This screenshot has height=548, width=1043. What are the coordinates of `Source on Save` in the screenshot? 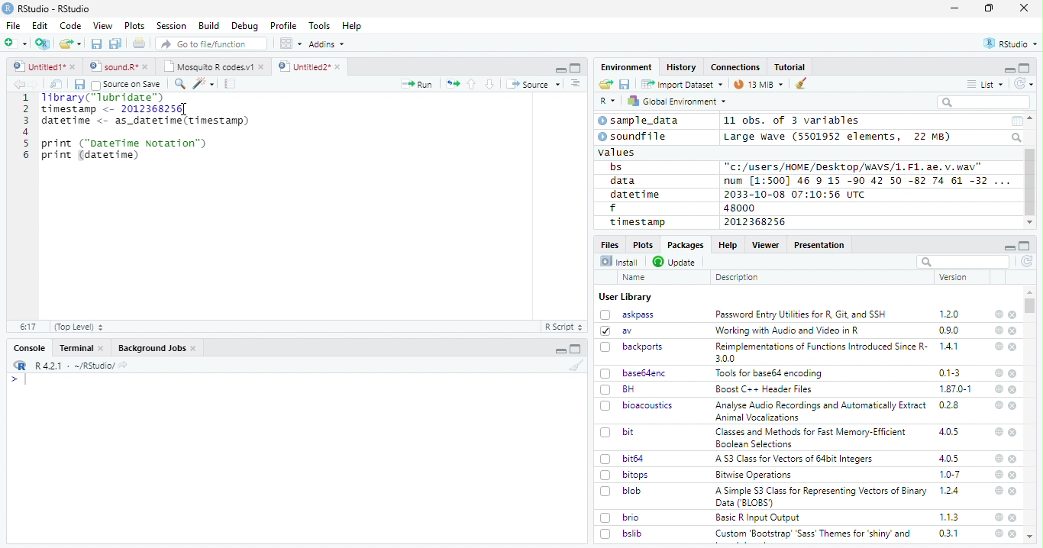 It's located at (125, 84).